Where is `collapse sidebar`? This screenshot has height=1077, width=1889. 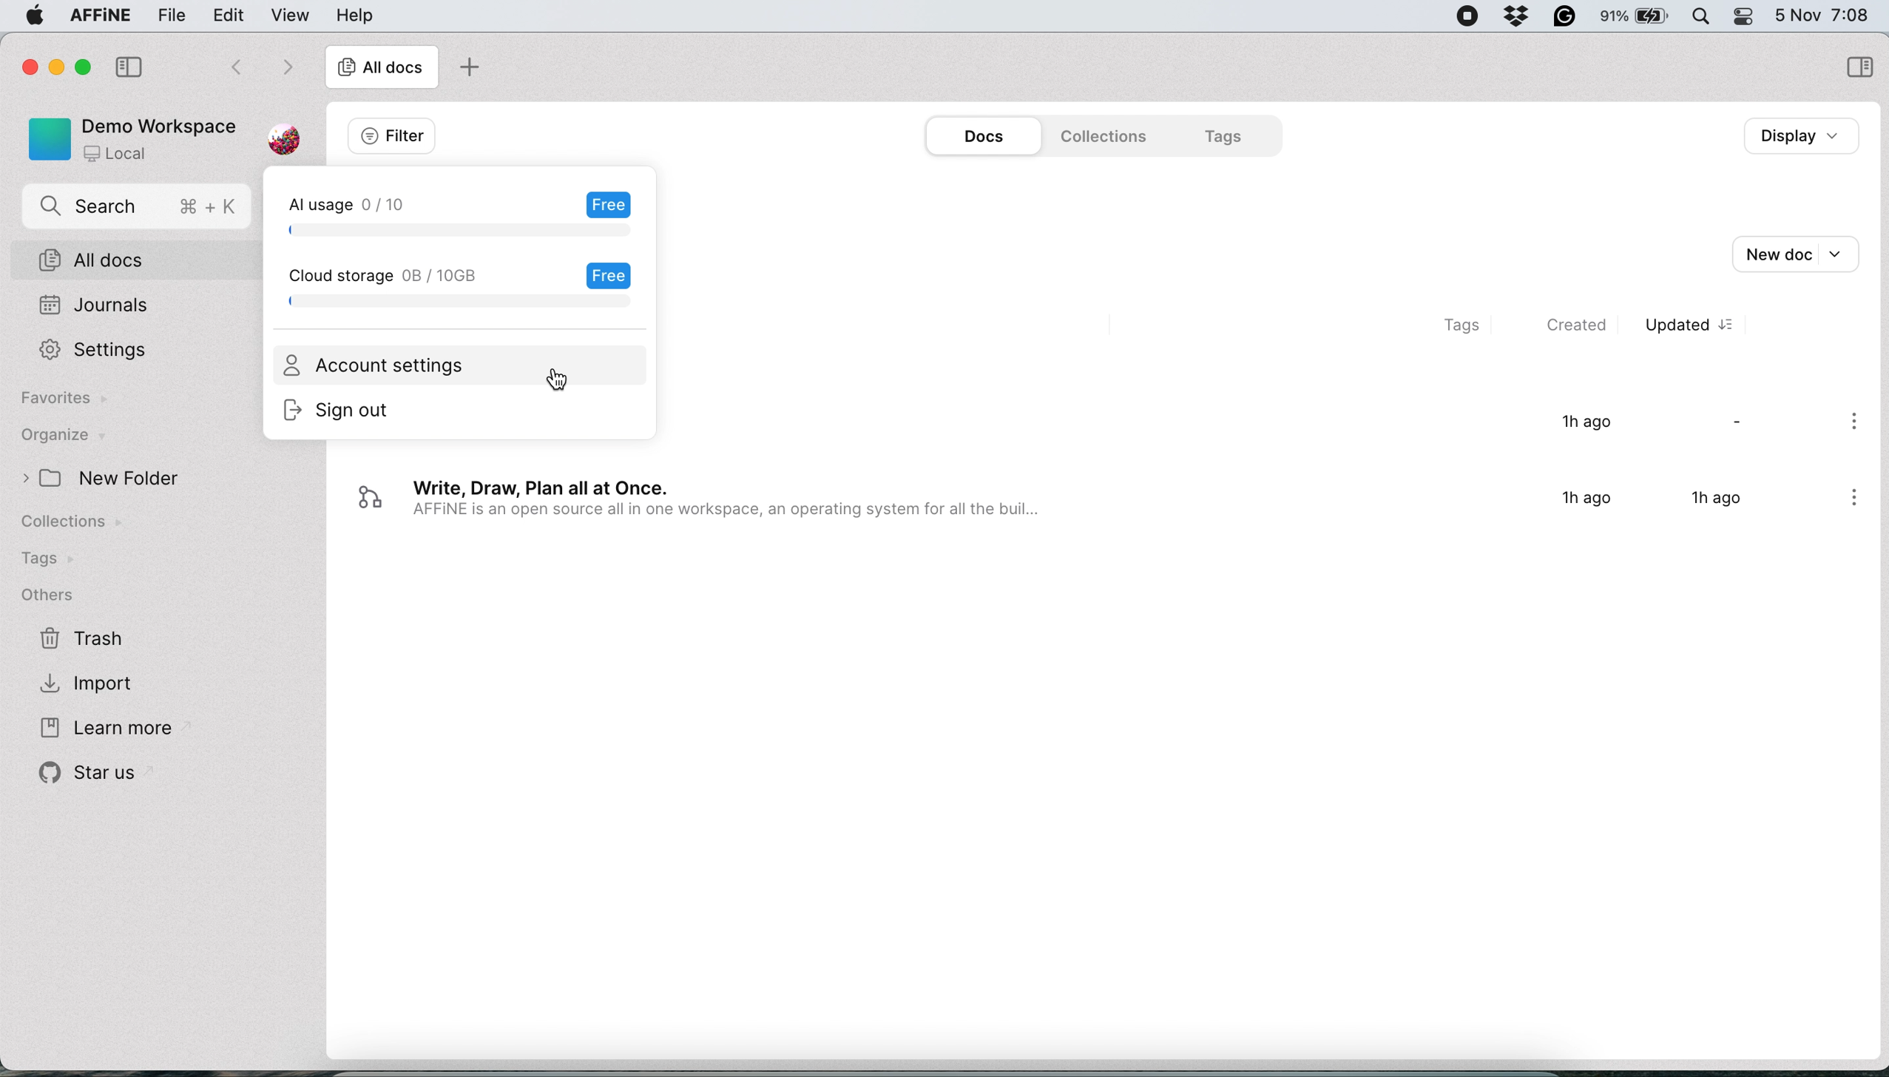 collapse sidebar is located at coordinates (128, 65).